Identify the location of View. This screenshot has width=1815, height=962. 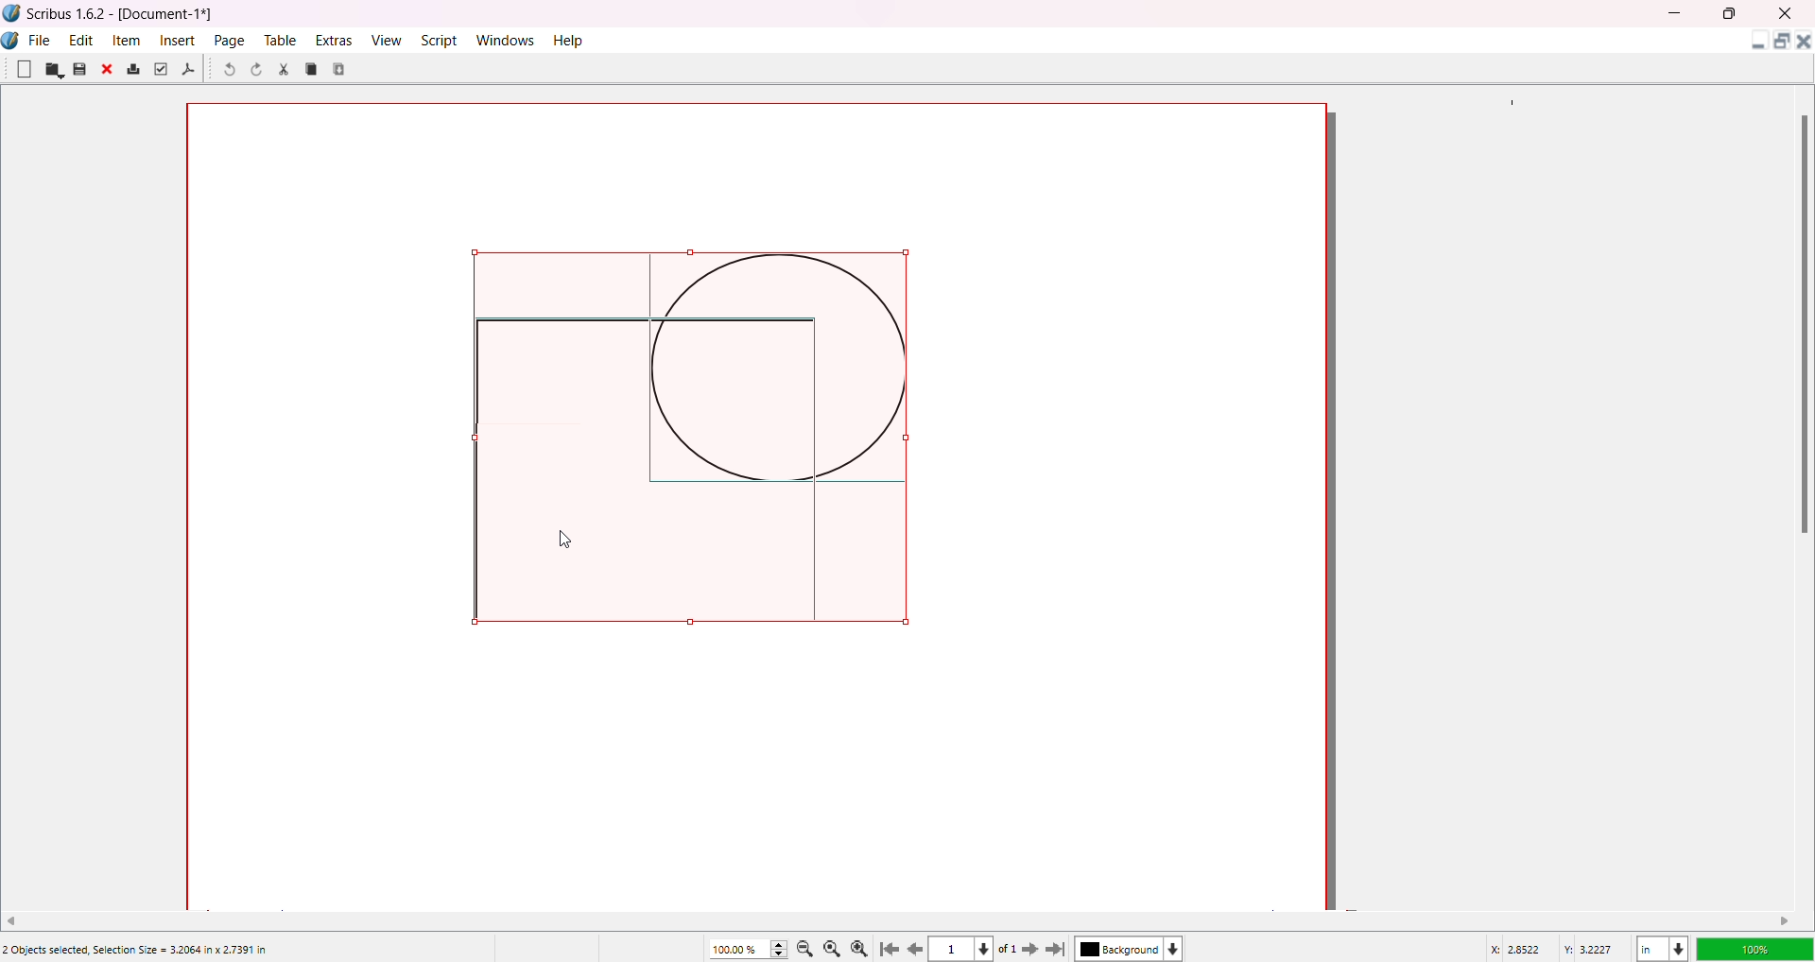
(385, 39).